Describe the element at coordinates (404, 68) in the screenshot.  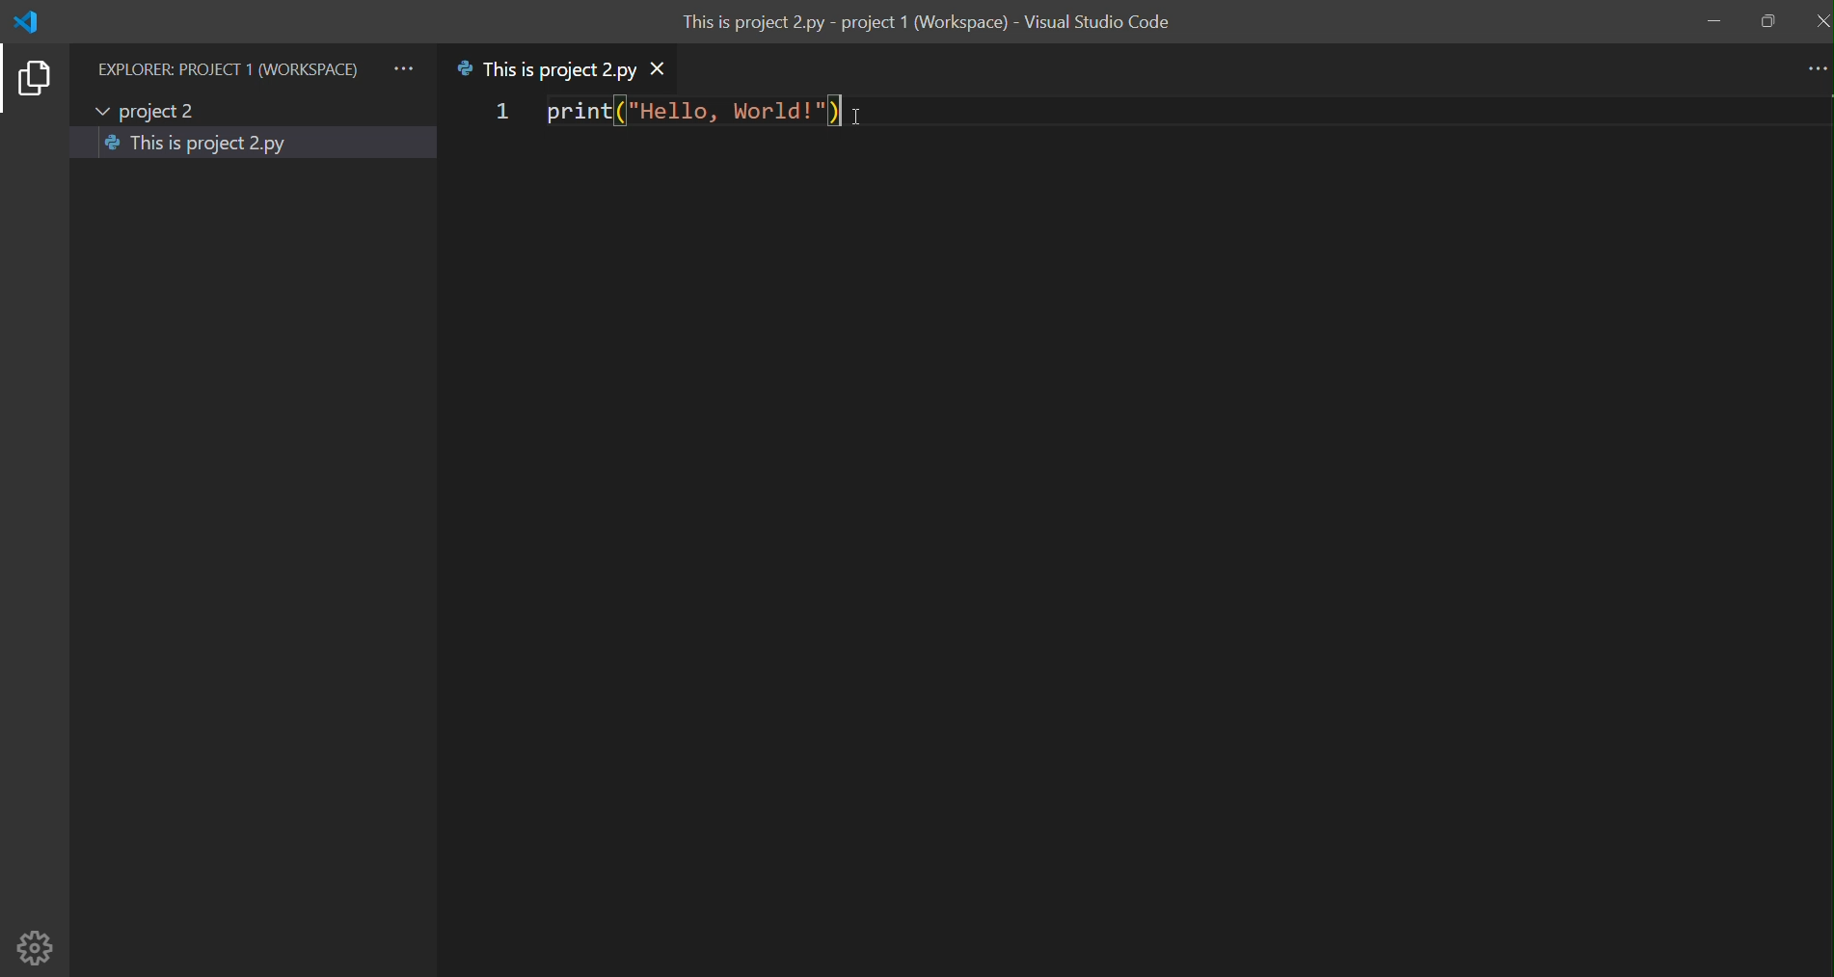
I see `view more actions` at that location.